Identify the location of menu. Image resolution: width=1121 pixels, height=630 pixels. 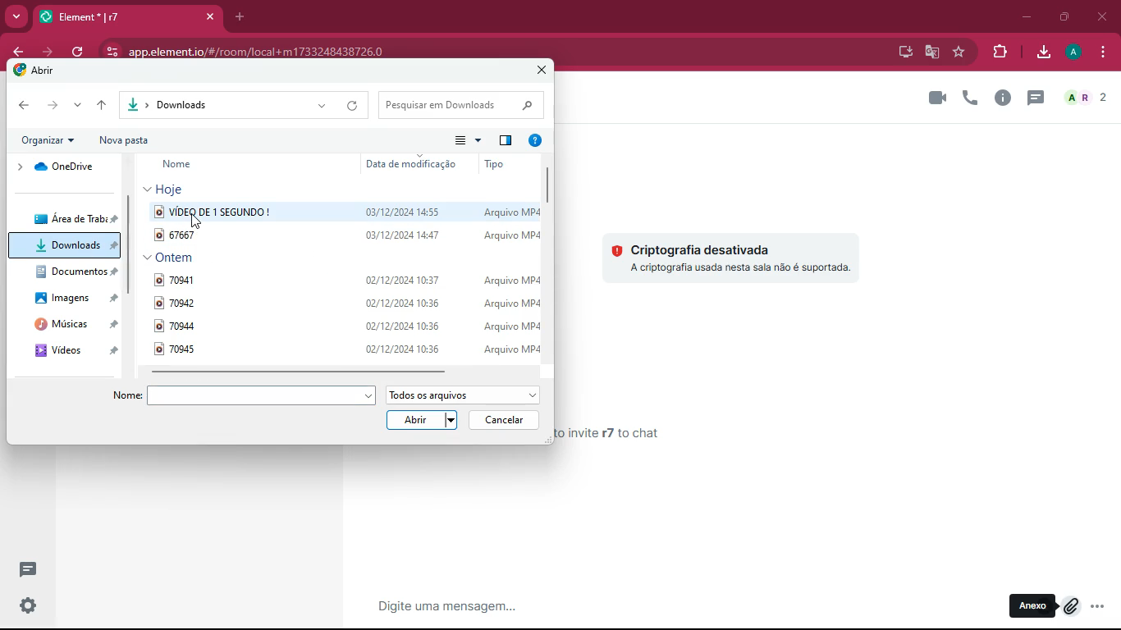
(470, 140).